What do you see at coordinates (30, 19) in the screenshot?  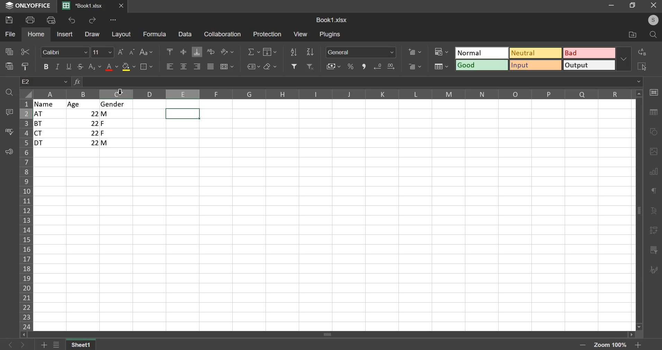 I see `print` at bounding box center [30, 19].